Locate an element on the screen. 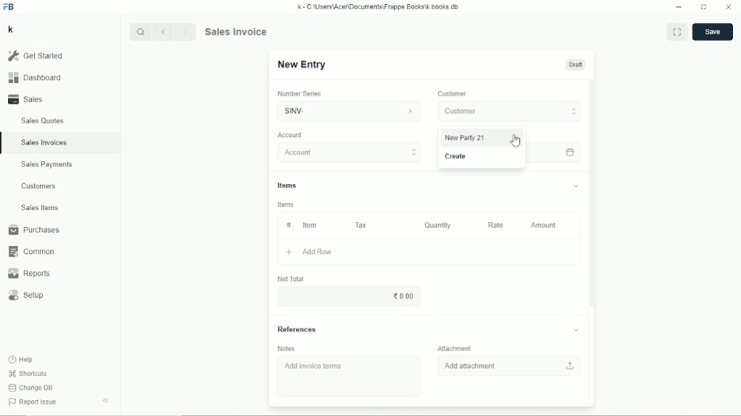 The height and width of the screenshot is (416, 741). Add row is located at coordinates (309, 253).